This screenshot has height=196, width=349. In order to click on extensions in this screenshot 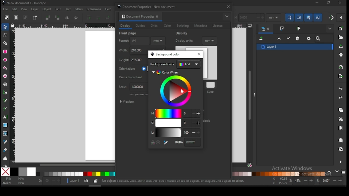, I will do `click(94, 9)`.